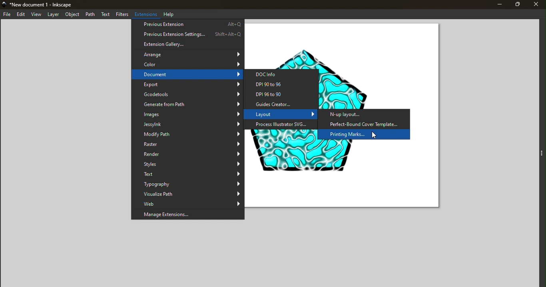  What do you see at coordinates (187, 104) in the screenshot?
I see `Generate from Path` at bounding box center [187, 104].